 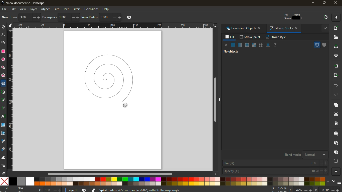 What do you see at coordinates (4, 60) in the screenshot?
I see `circle` at bounding box center [4, 60].